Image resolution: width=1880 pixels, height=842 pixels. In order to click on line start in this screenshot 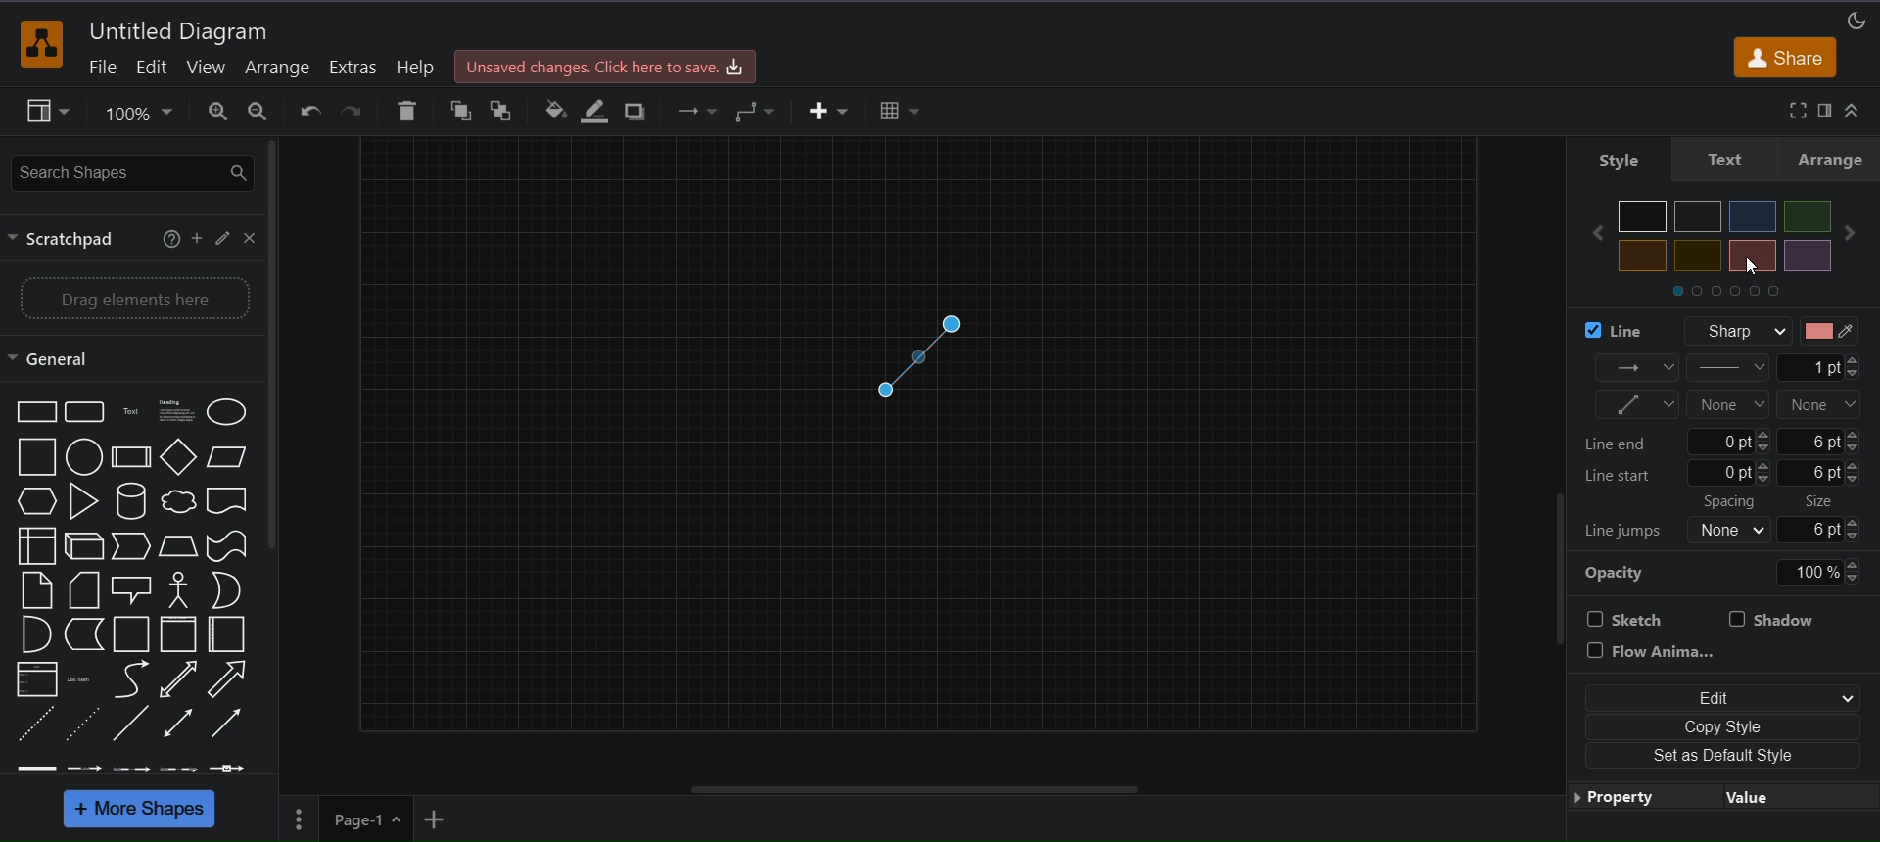, I will do `click(1728, 475)`.